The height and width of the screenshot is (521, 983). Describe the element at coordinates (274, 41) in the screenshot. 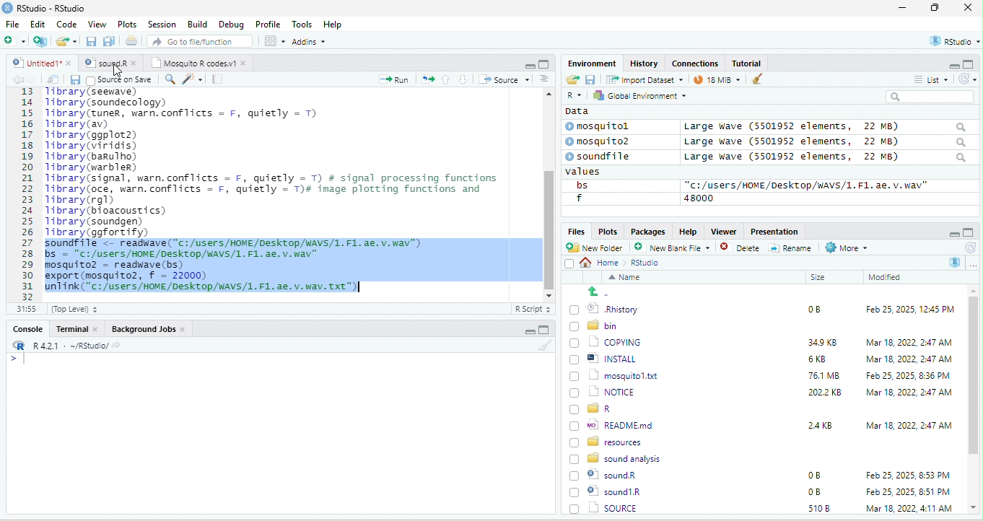

I see `view` at that location.